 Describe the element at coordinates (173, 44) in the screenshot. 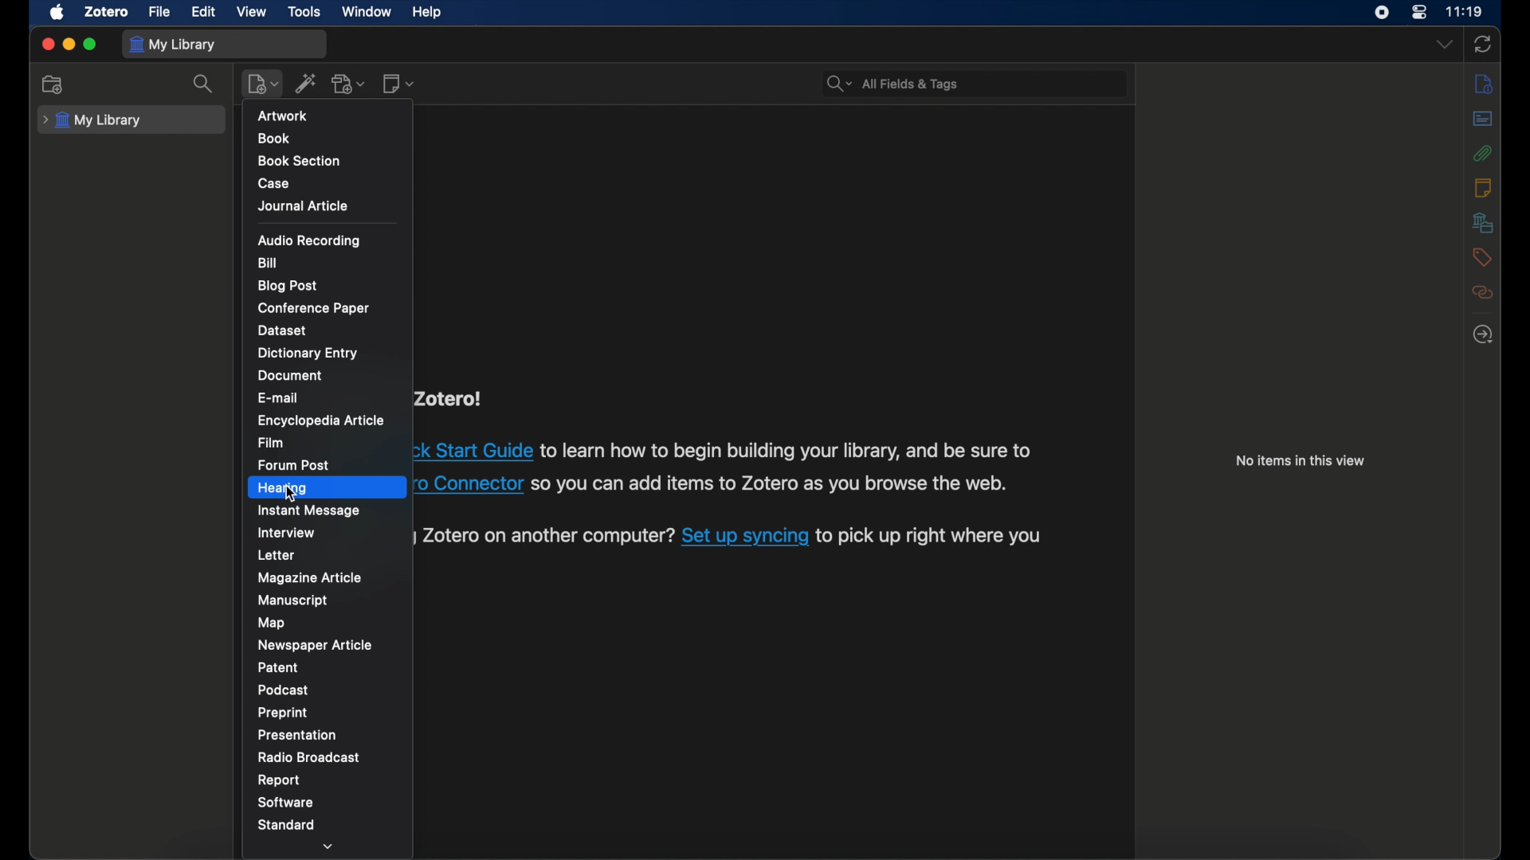

I see `my library` at that location.